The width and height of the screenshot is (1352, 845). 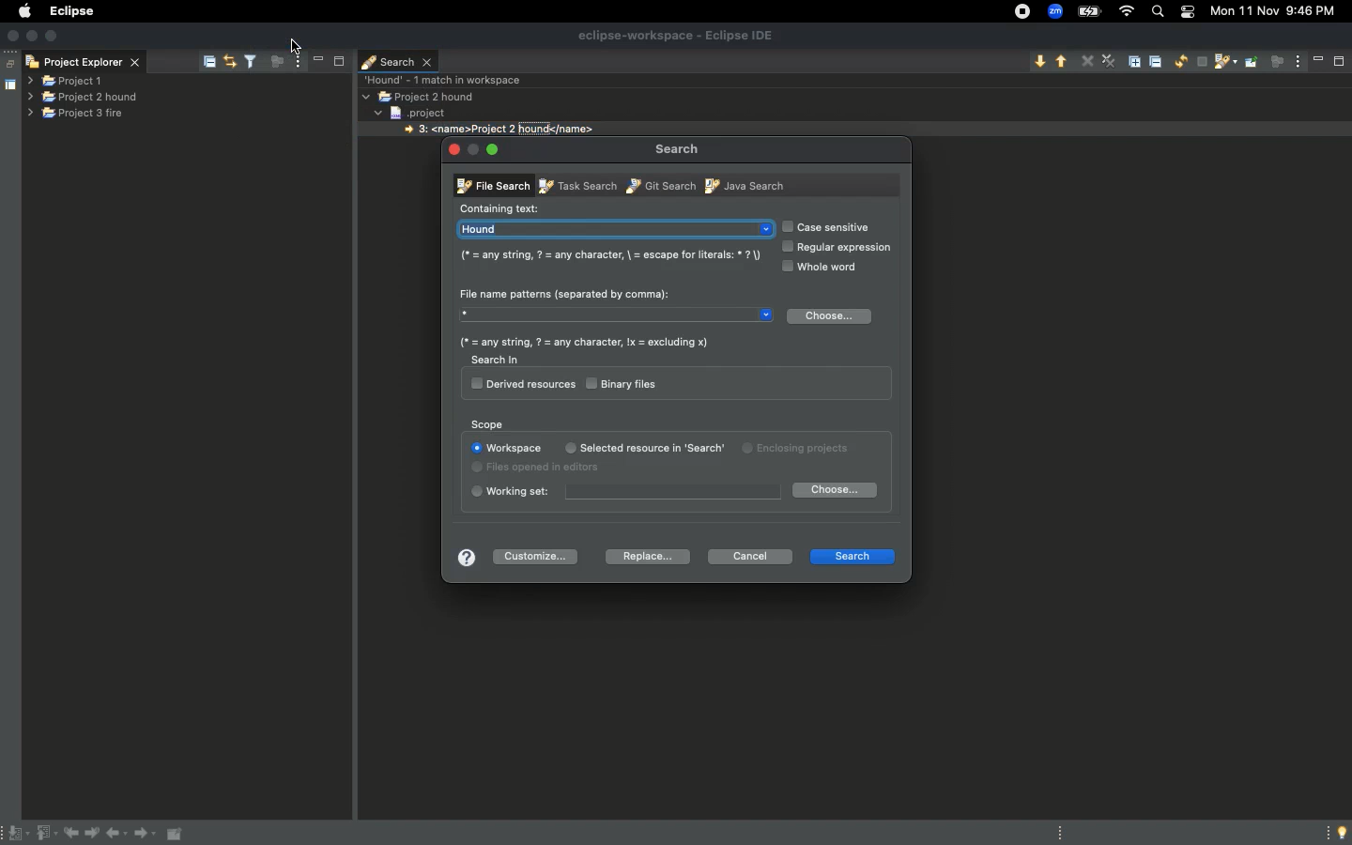 What do you see at coordinates (1298, 57) in the screenshot?
I see `view menu` at bounding box center [1298, 57].